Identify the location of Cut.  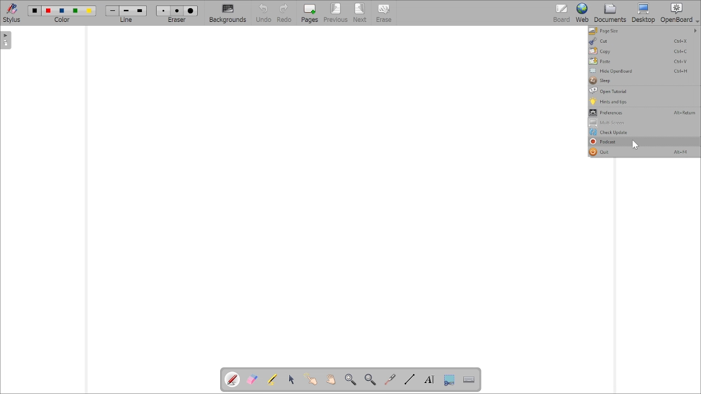
(642, 41).